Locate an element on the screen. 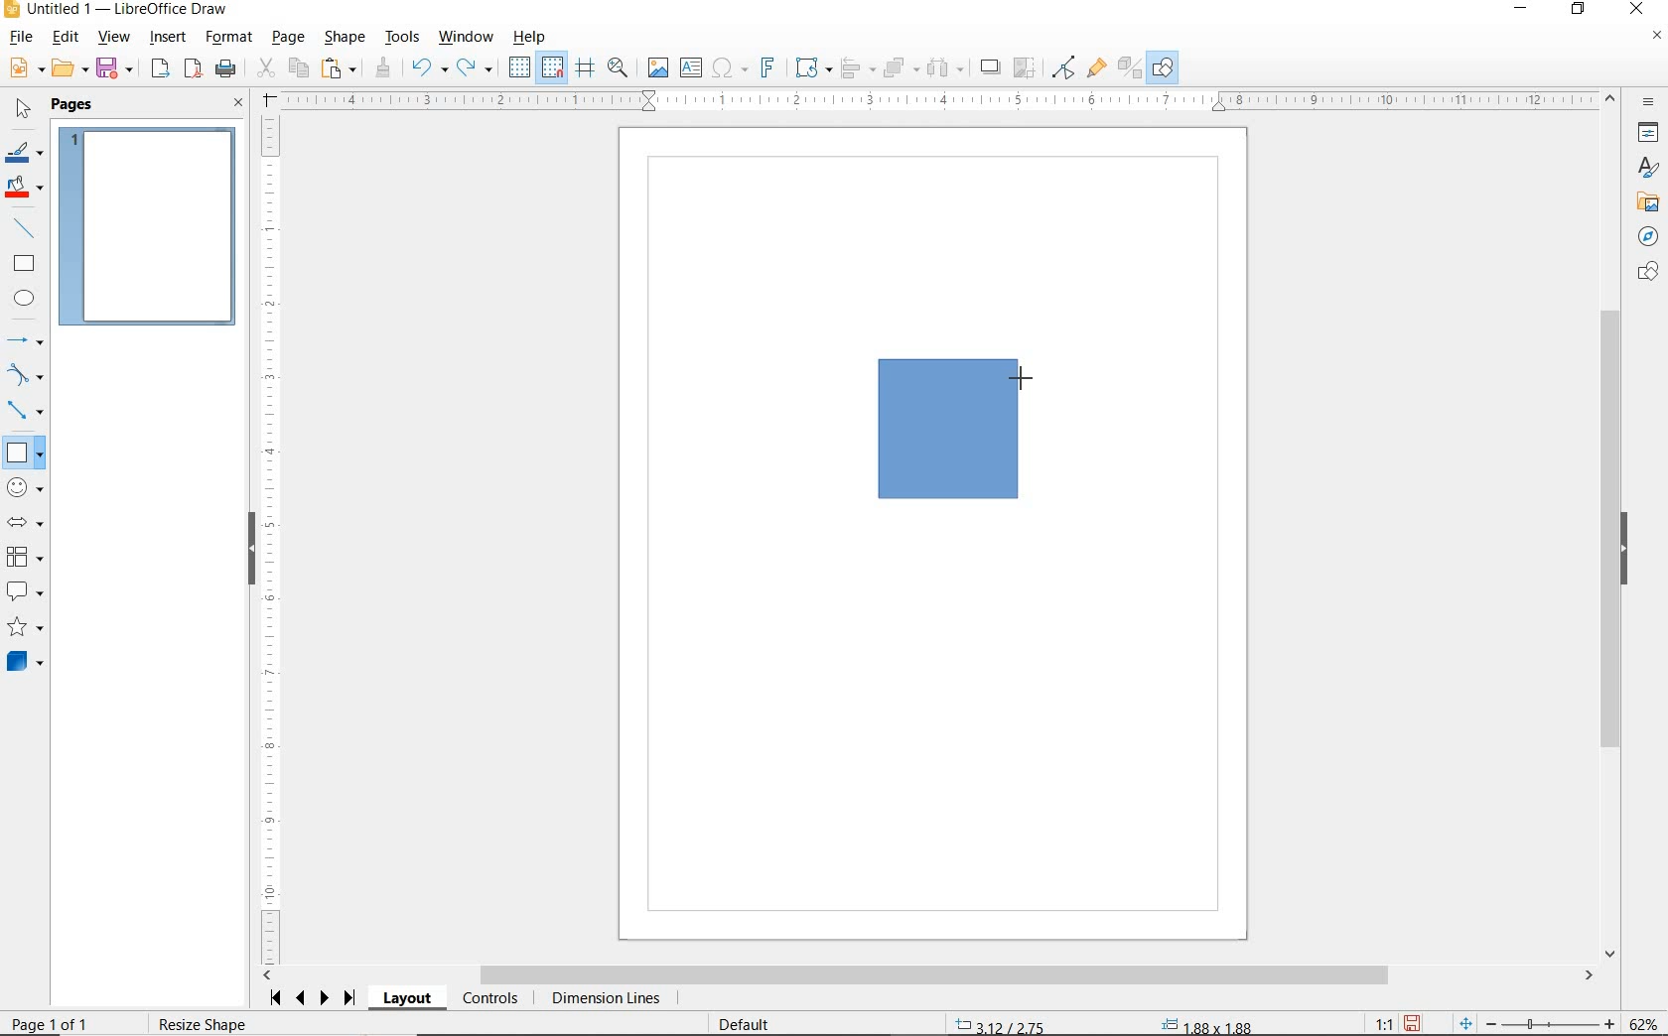  DRAWING SQUARE is located at coordinates (945, 428).